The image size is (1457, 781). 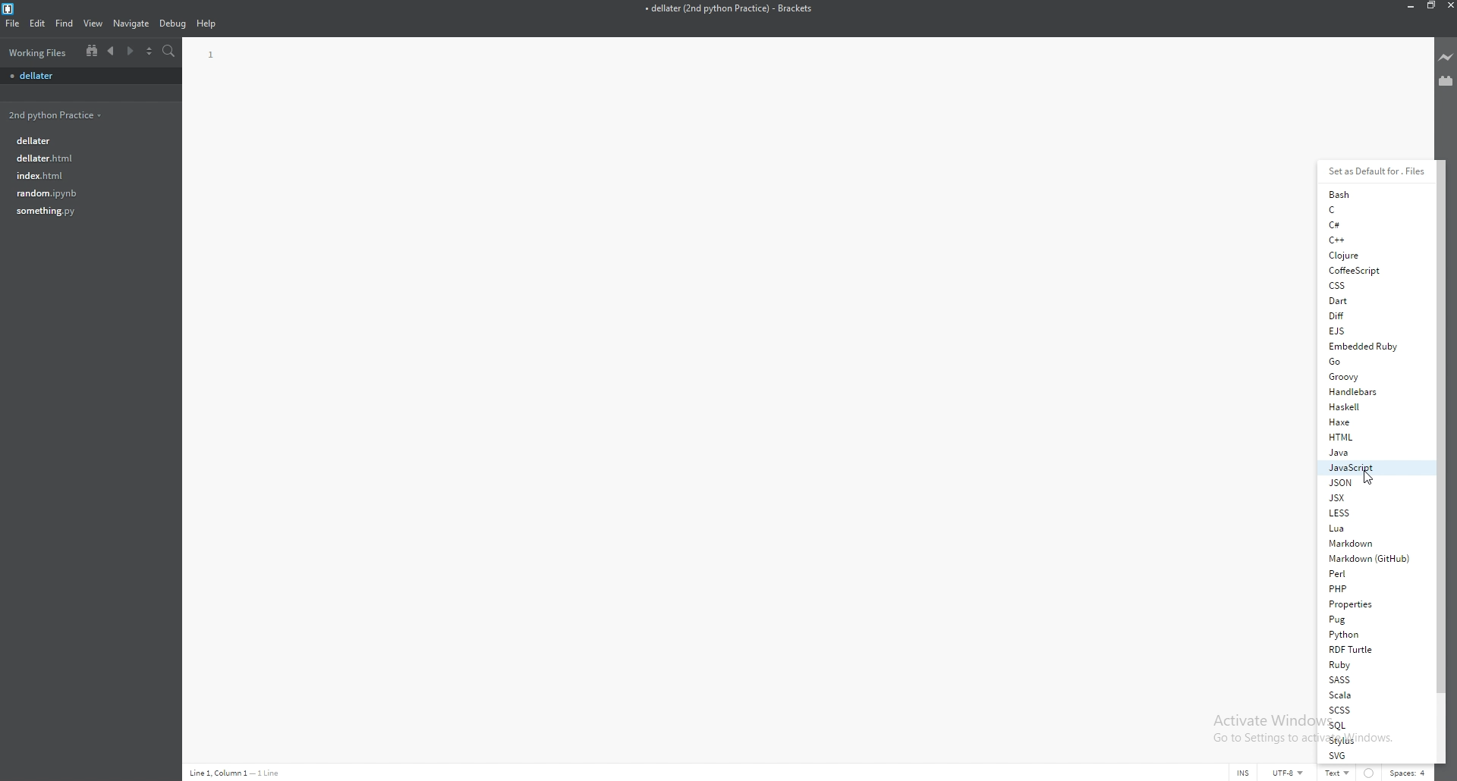 I want to click on file name, so click(x=728, y=9).